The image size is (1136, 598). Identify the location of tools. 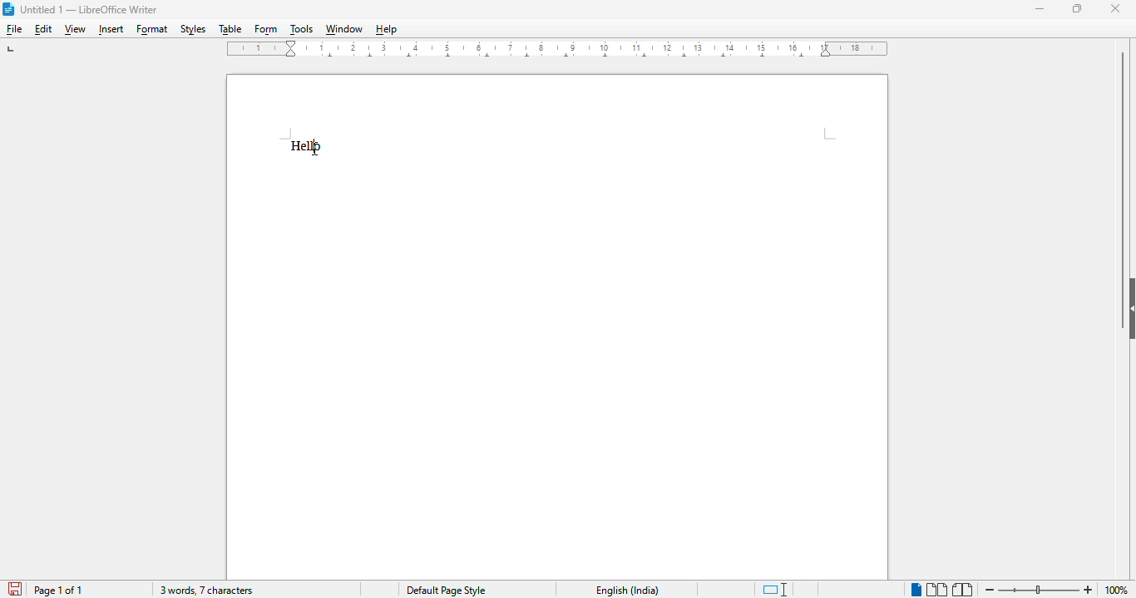
(302, 29).